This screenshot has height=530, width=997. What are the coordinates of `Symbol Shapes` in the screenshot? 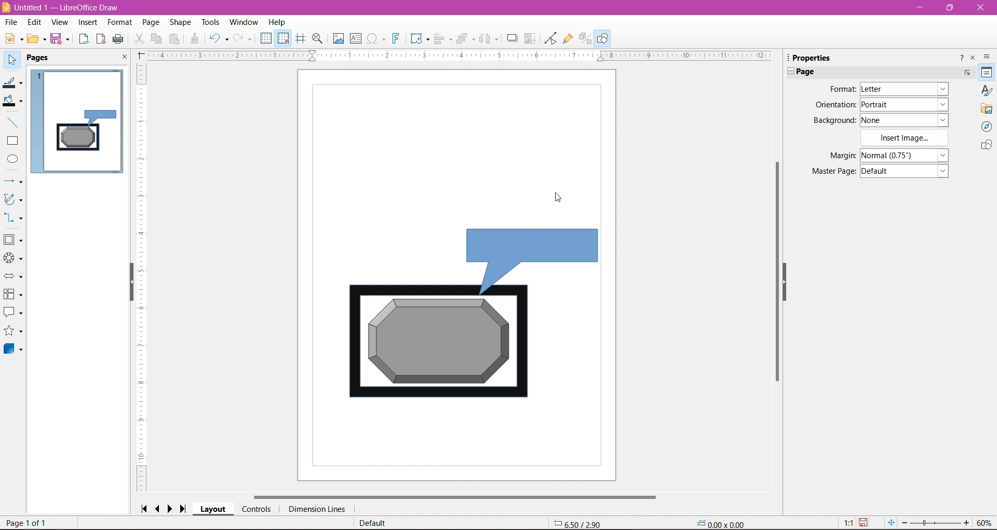 It's located at (14, 259).